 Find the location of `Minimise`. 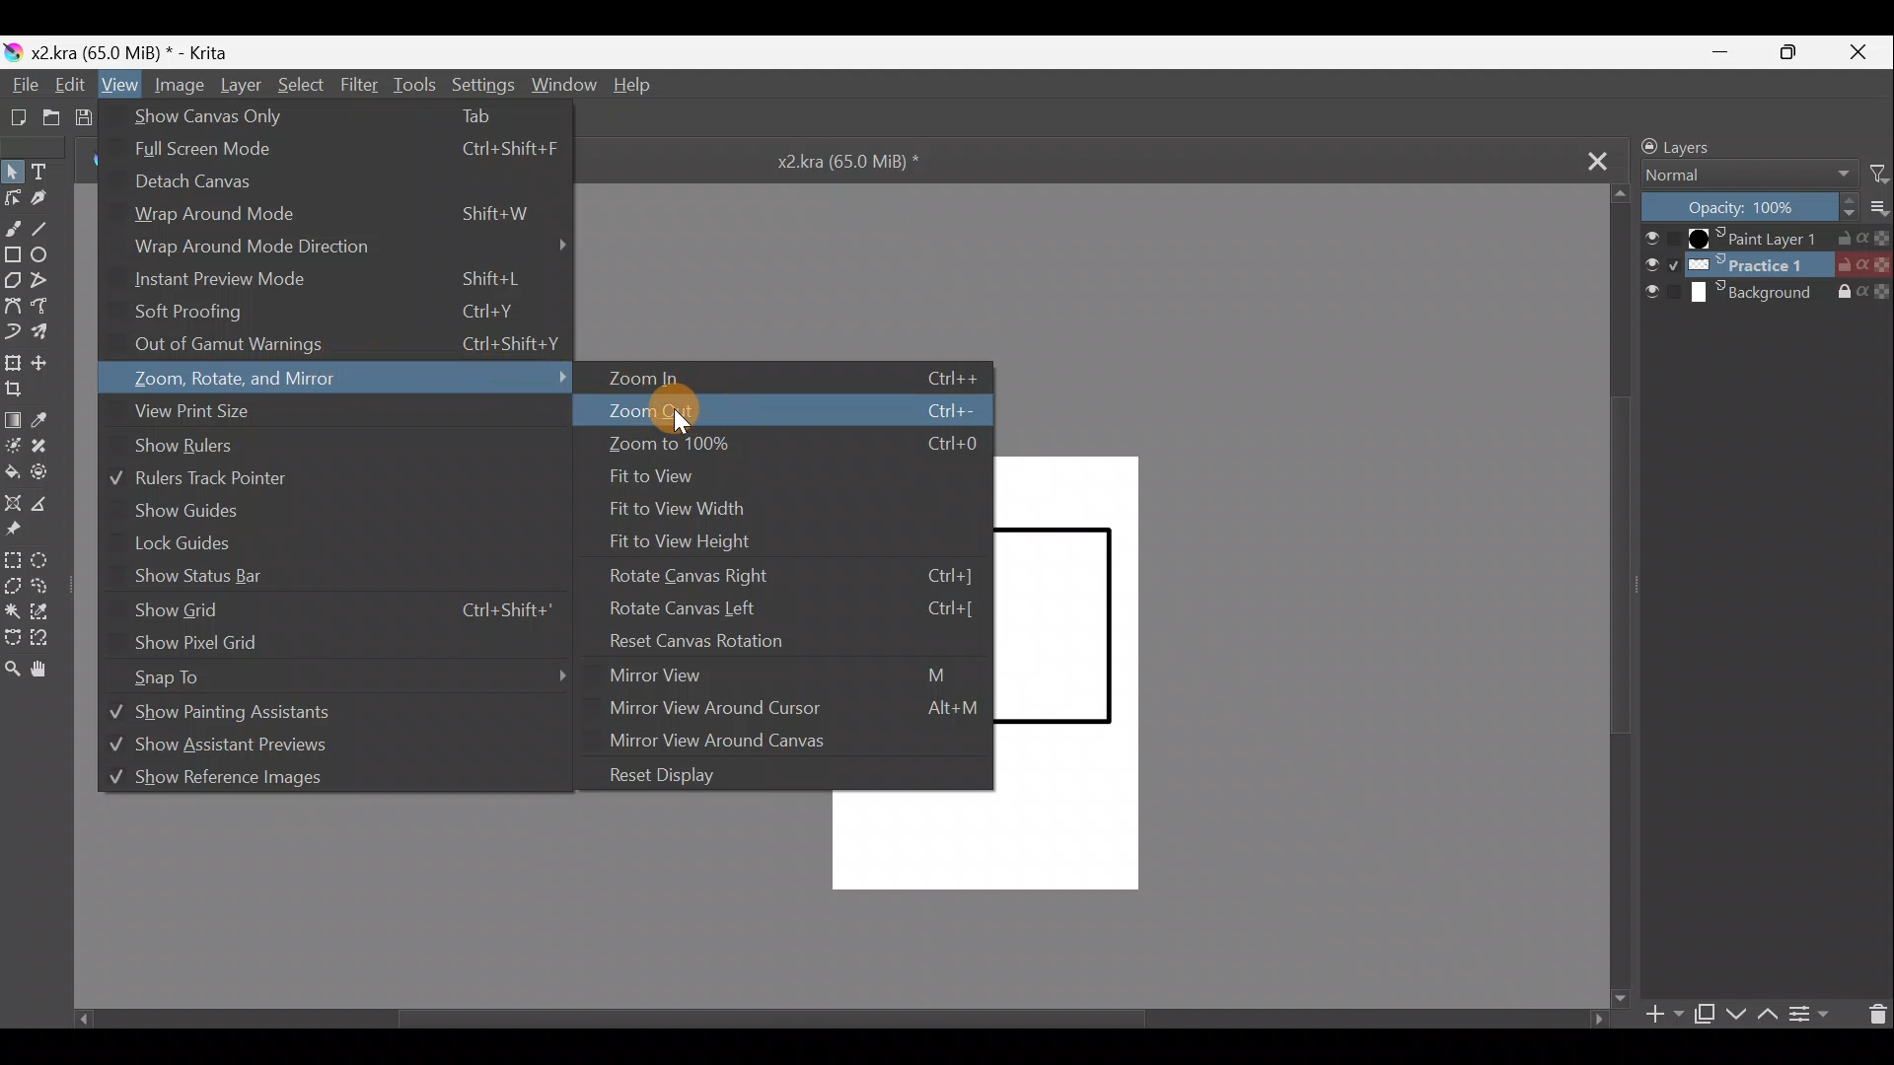

Minimise is located at coordinates (1725, 50).